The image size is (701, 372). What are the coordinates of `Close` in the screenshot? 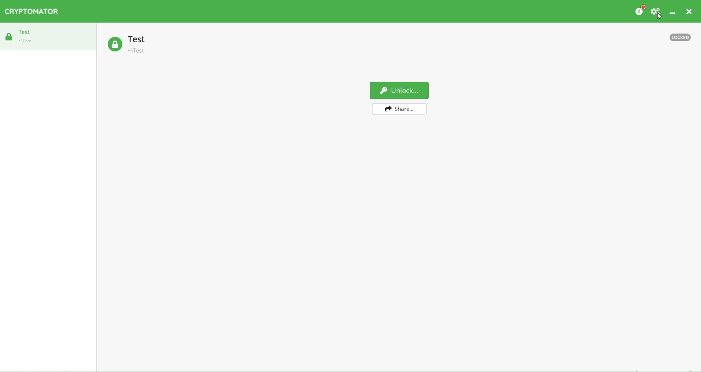 It's located at (692, 11).